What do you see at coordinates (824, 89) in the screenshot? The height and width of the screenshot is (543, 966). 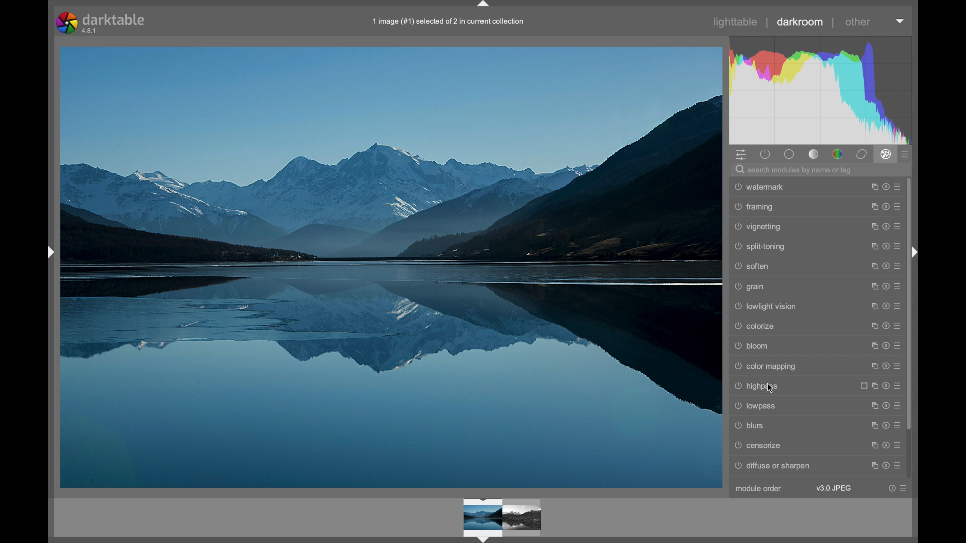 I see `histogram` at bounding box center [824, 89].